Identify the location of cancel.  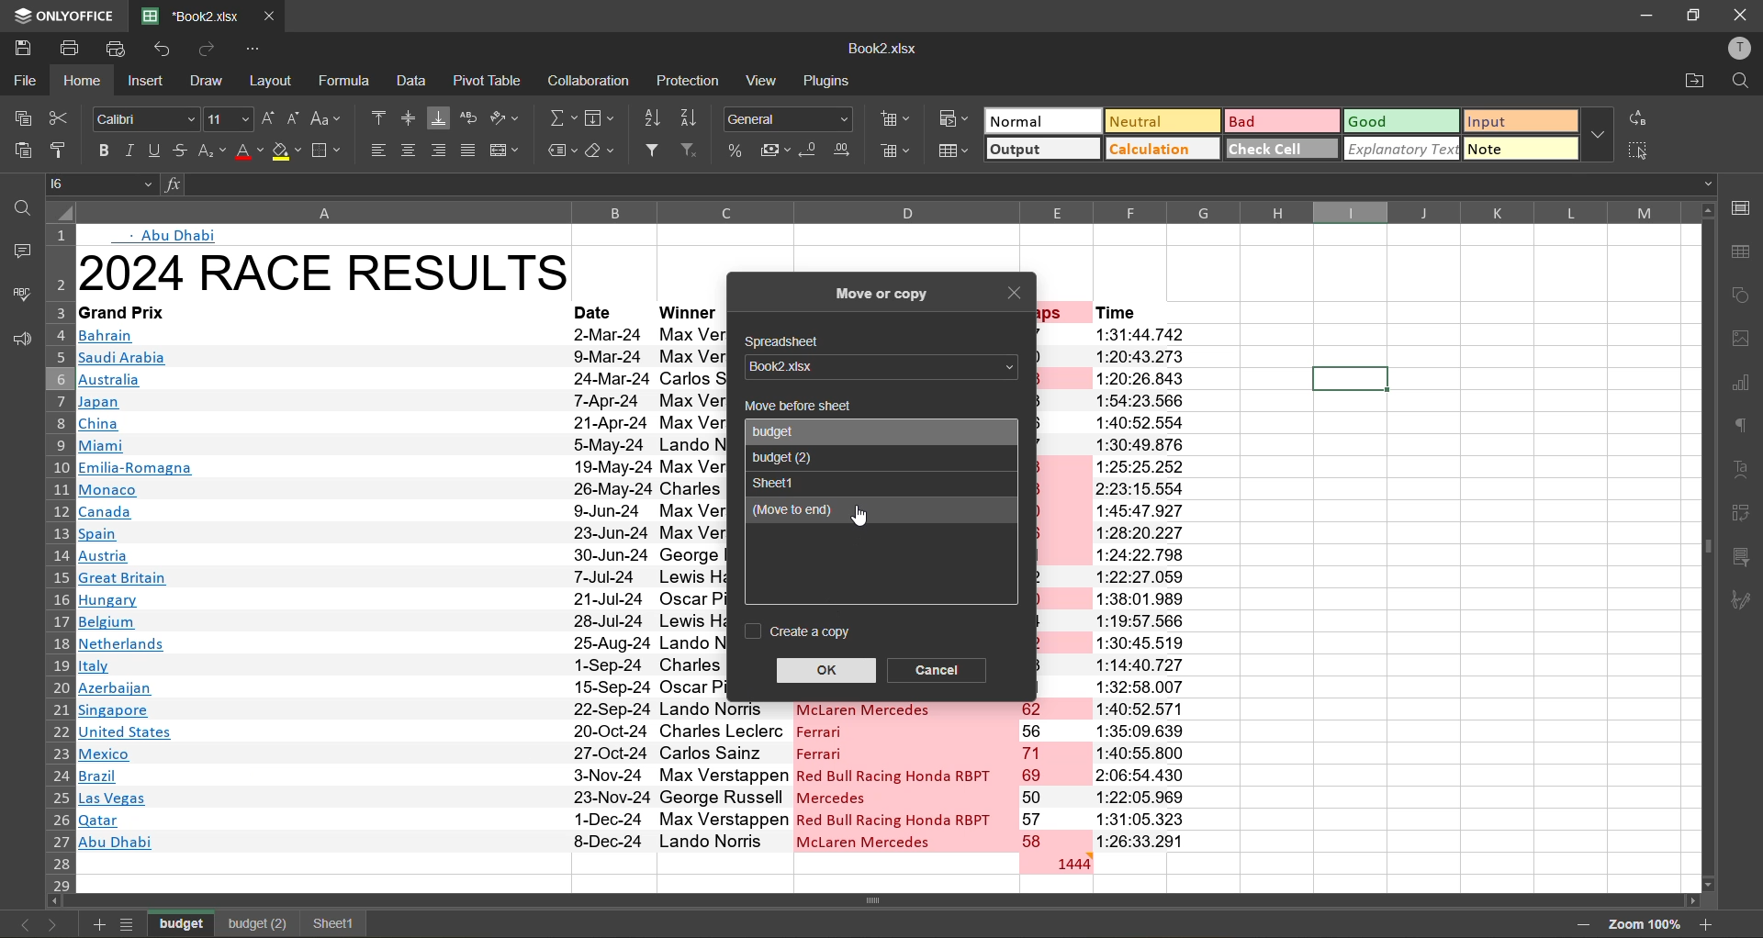
(939, 668).